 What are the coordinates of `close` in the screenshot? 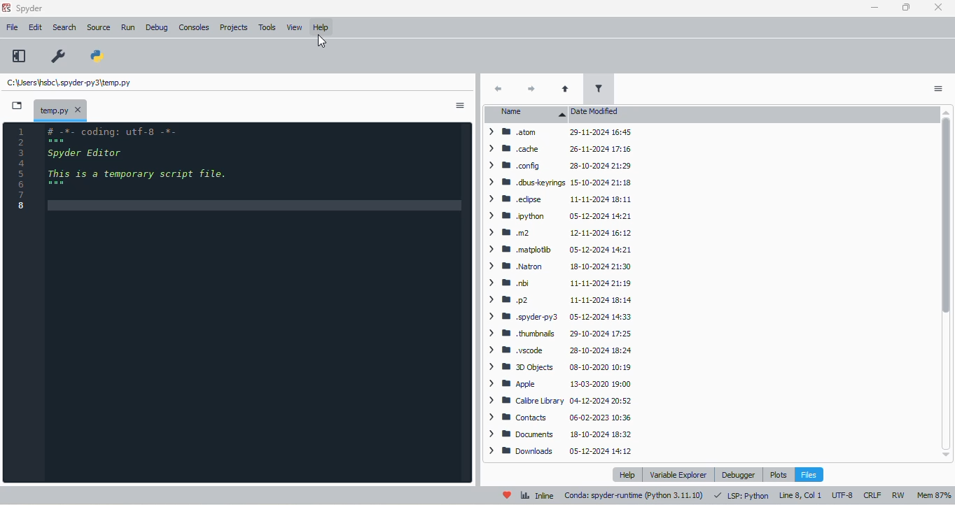 It's located at (78, 111).